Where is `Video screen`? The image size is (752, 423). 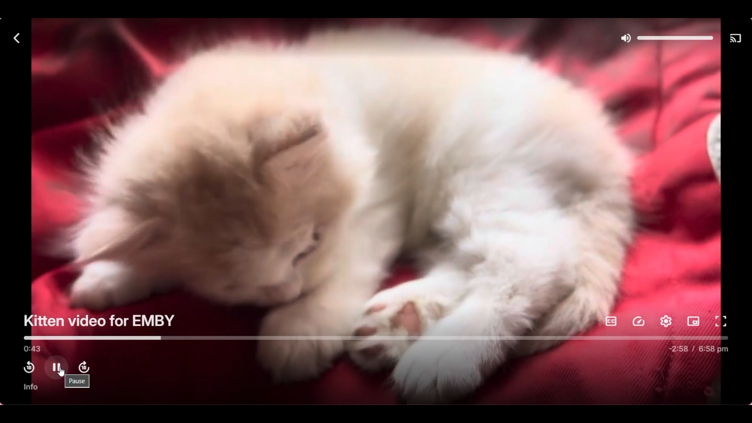
Video screen is located at coordinates (375, 179).